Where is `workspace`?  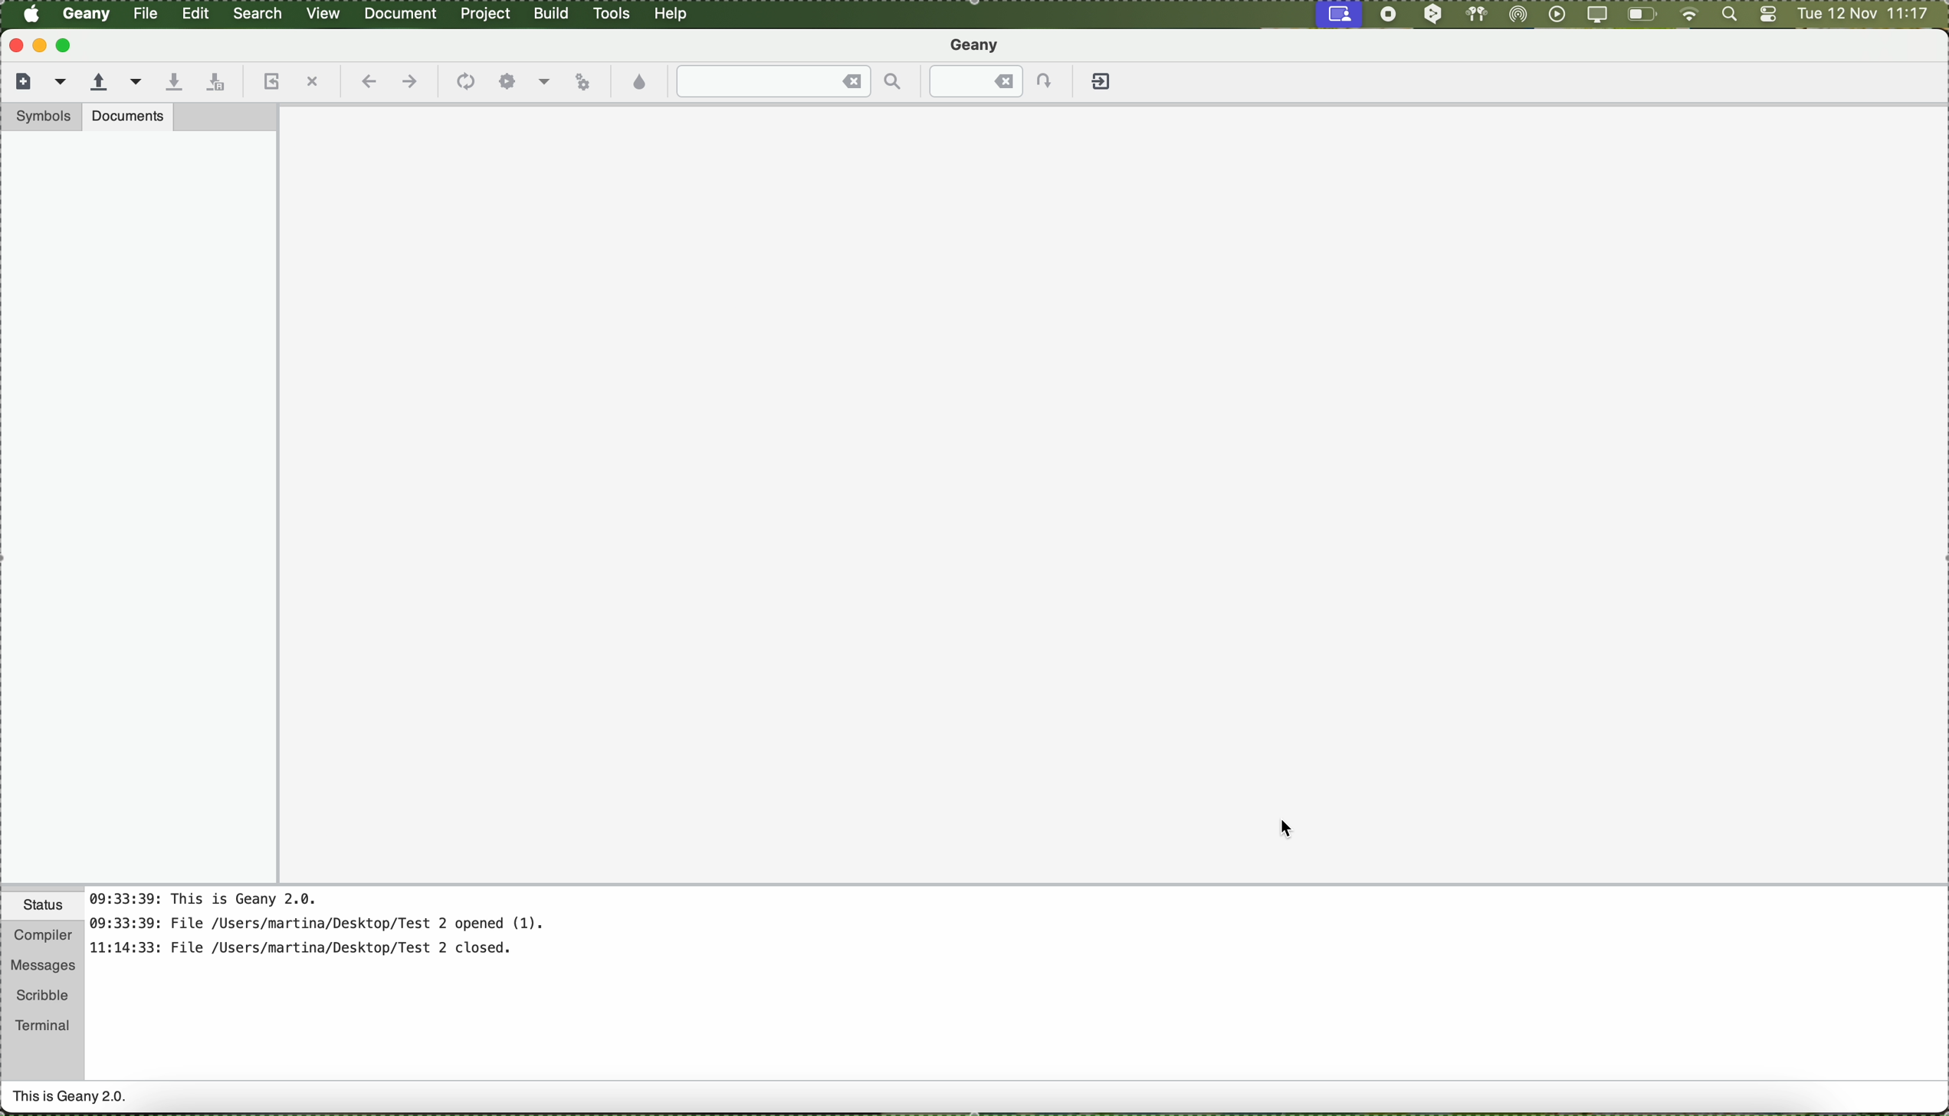
workspace is located at coordinates (1114, 494).